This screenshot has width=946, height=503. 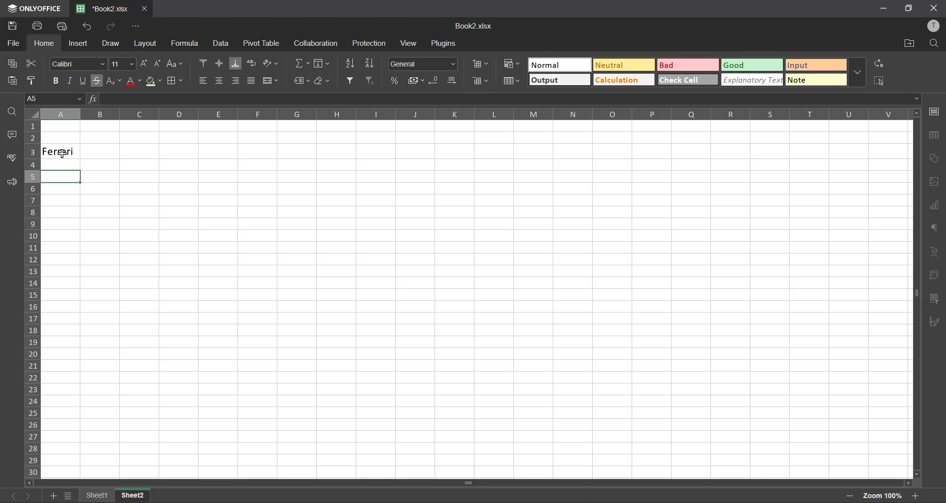 What do you see at coordinates (12, 64) in the screenshot?
I see `copy` at bounding box center [12, 64].